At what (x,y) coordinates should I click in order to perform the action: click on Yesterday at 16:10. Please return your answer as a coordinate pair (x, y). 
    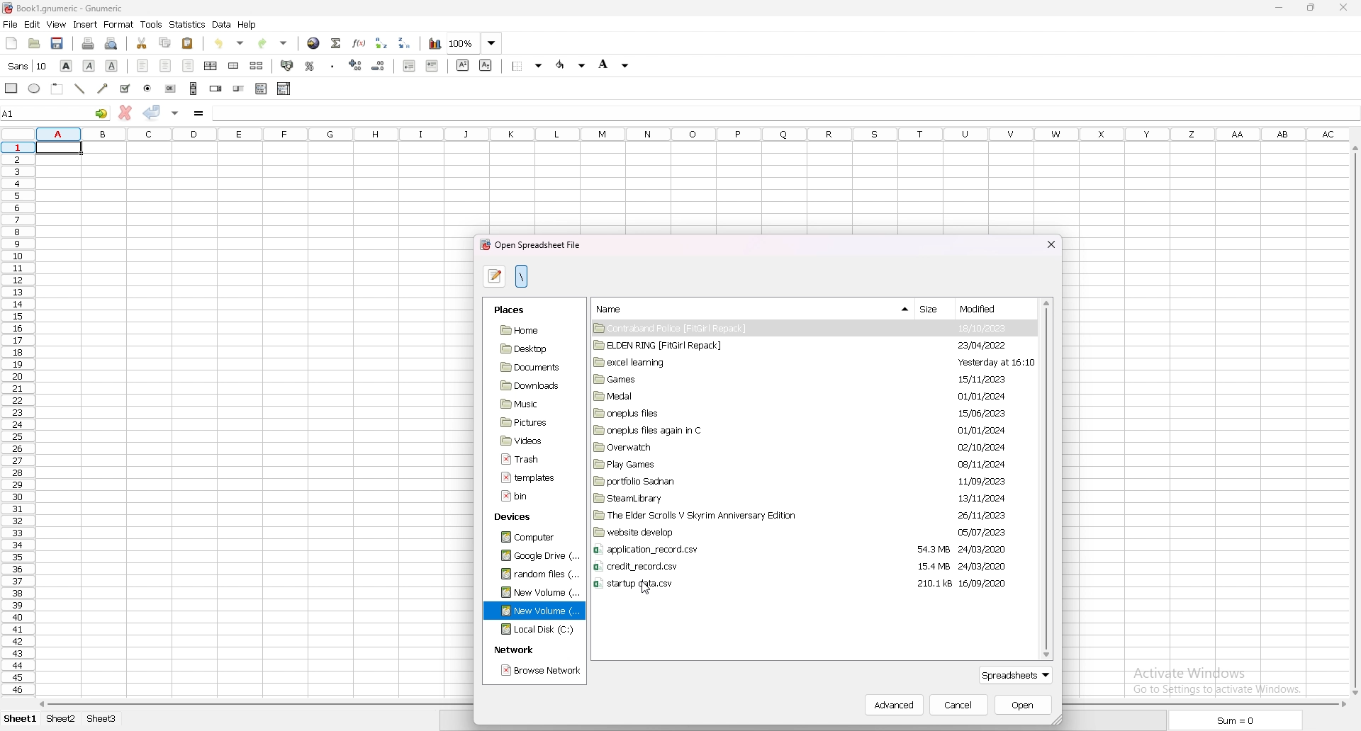
    Looking at the image, I should click on (980, 363).